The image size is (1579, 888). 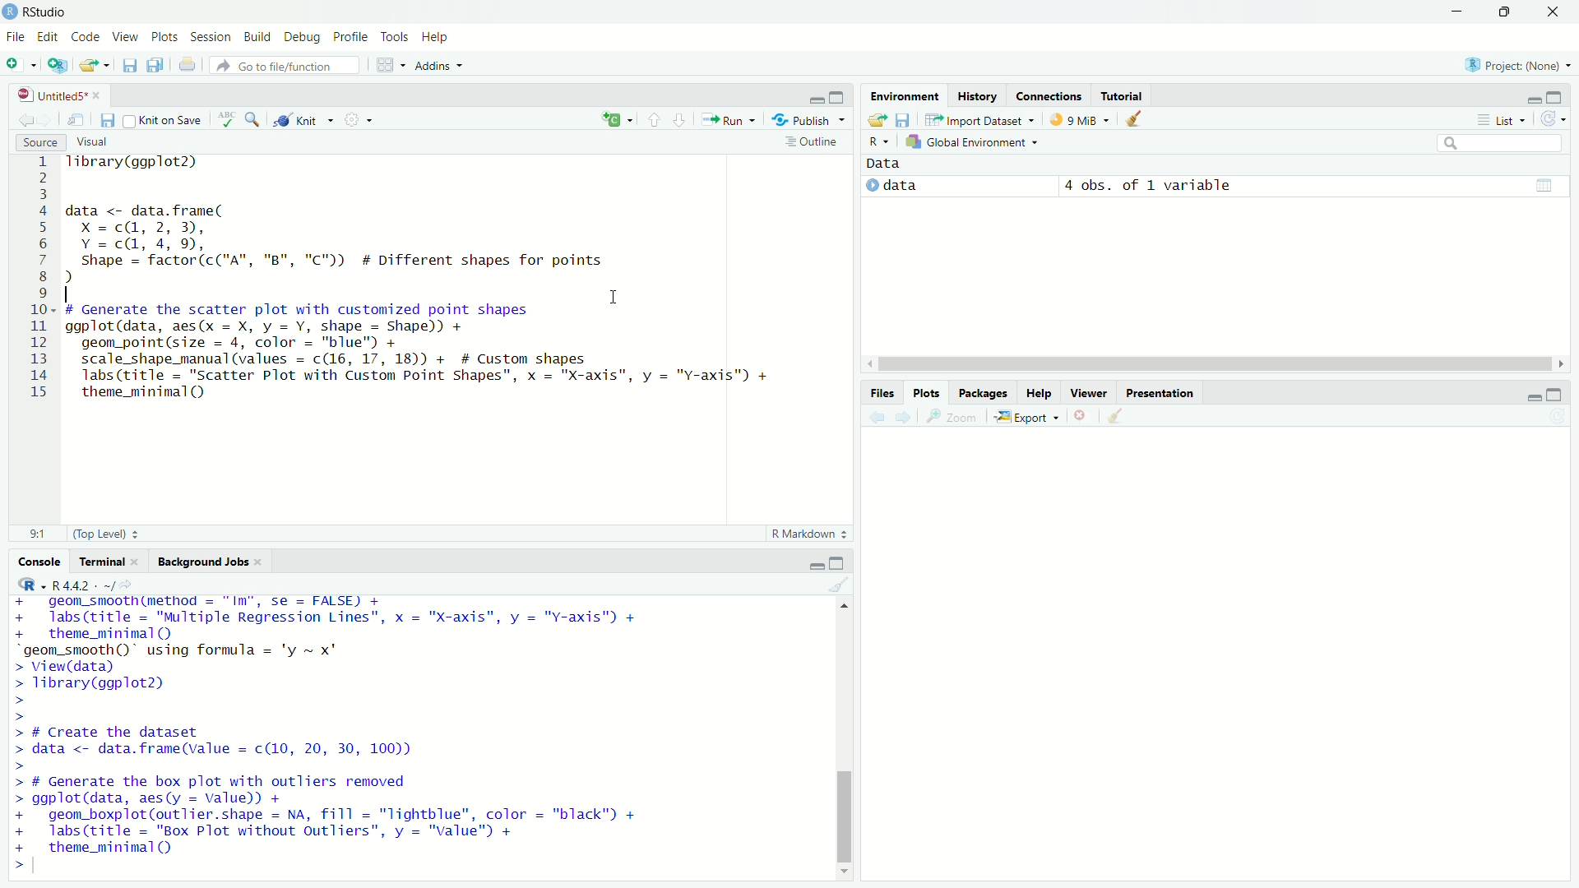 I want to click on restore, so click(x=1506, y=12).